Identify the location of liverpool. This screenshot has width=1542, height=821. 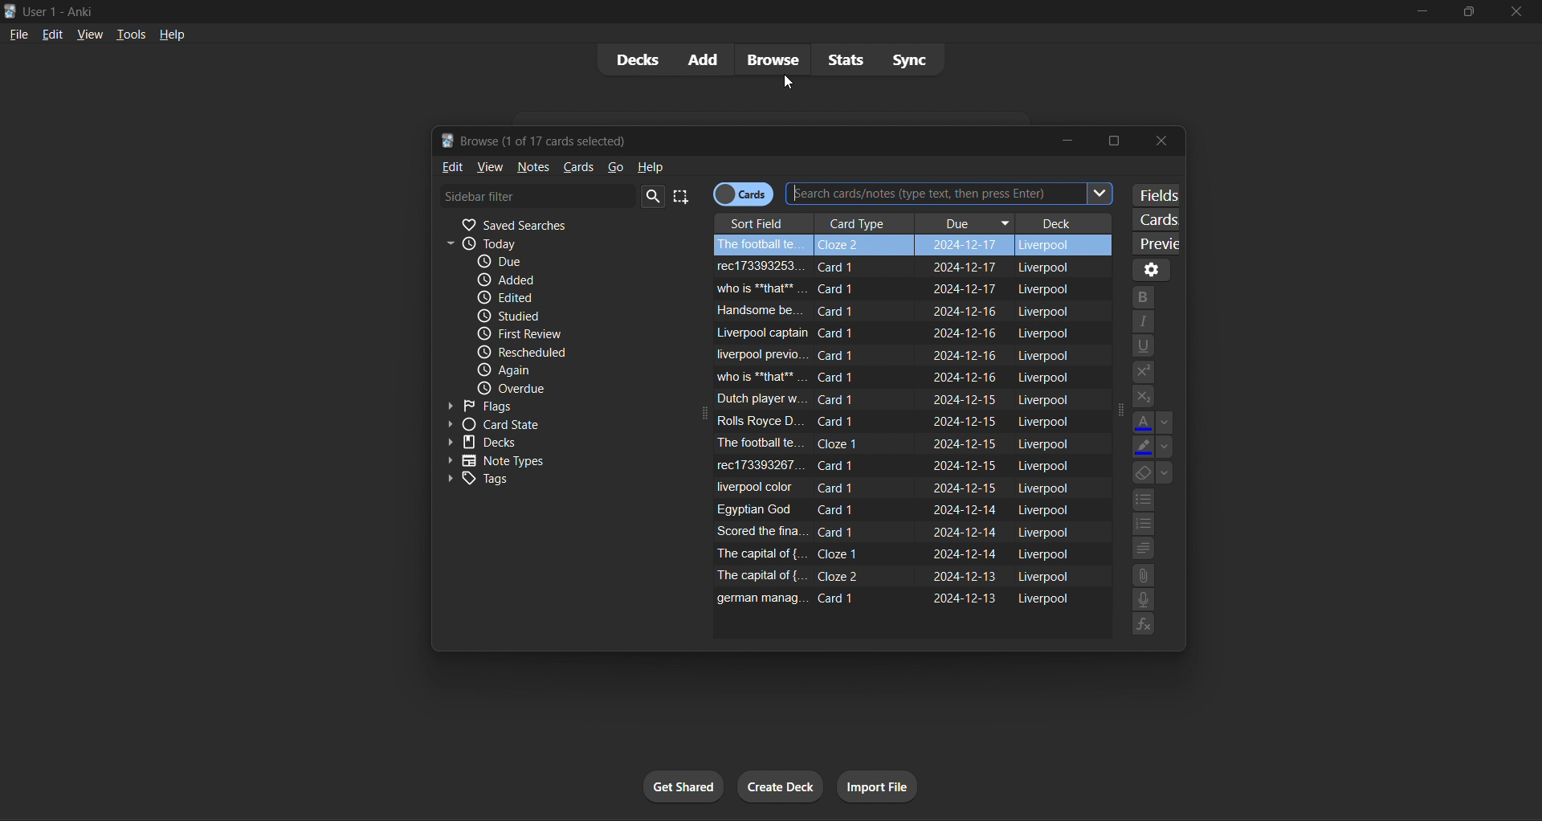
(1055, 333).